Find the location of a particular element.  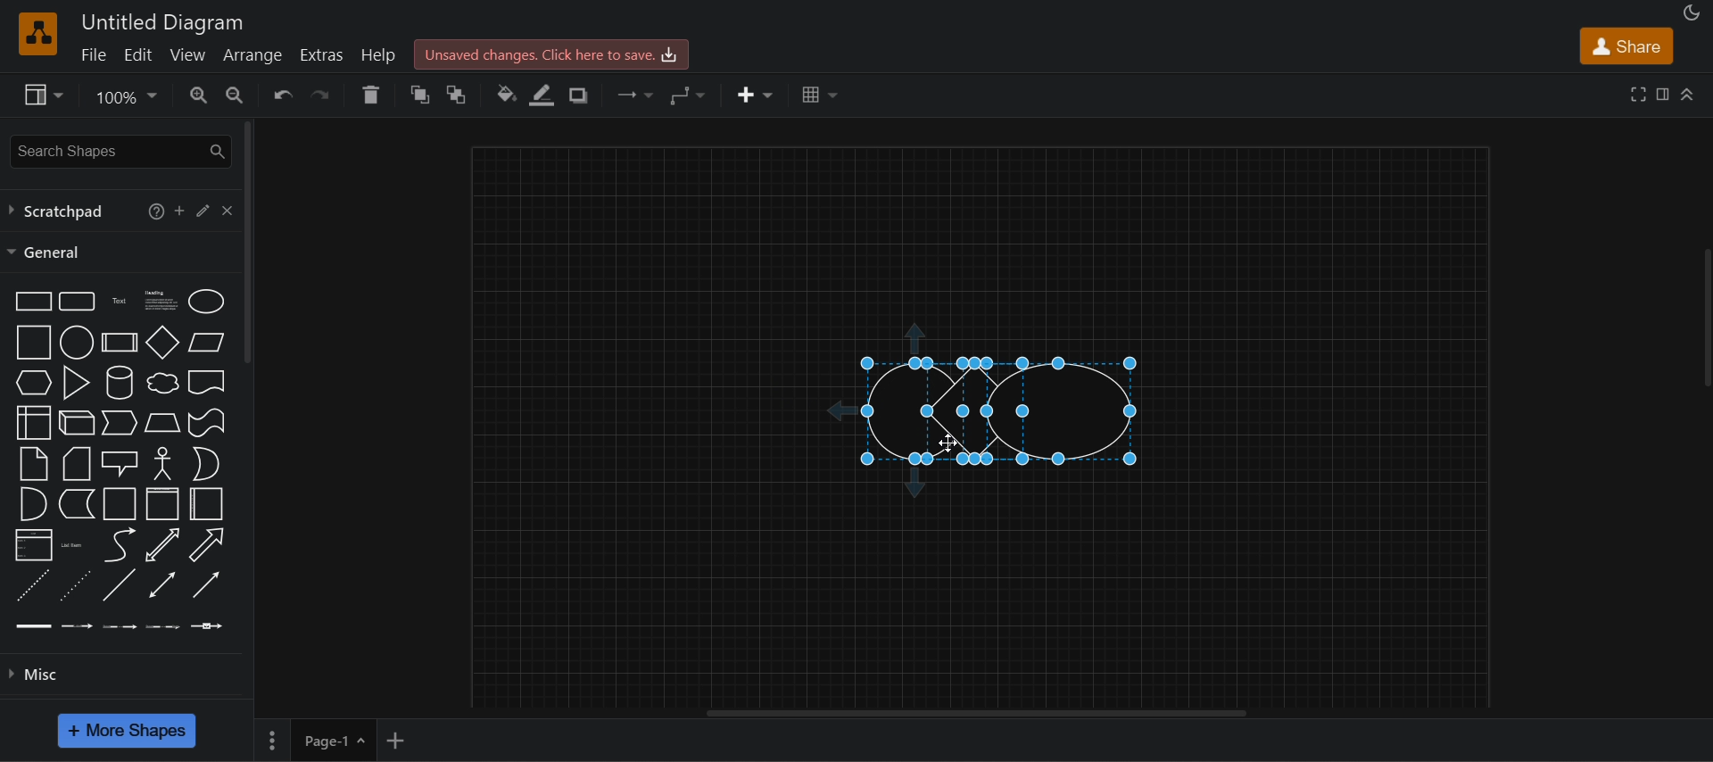

cloud is located at coordinates (161, 383).